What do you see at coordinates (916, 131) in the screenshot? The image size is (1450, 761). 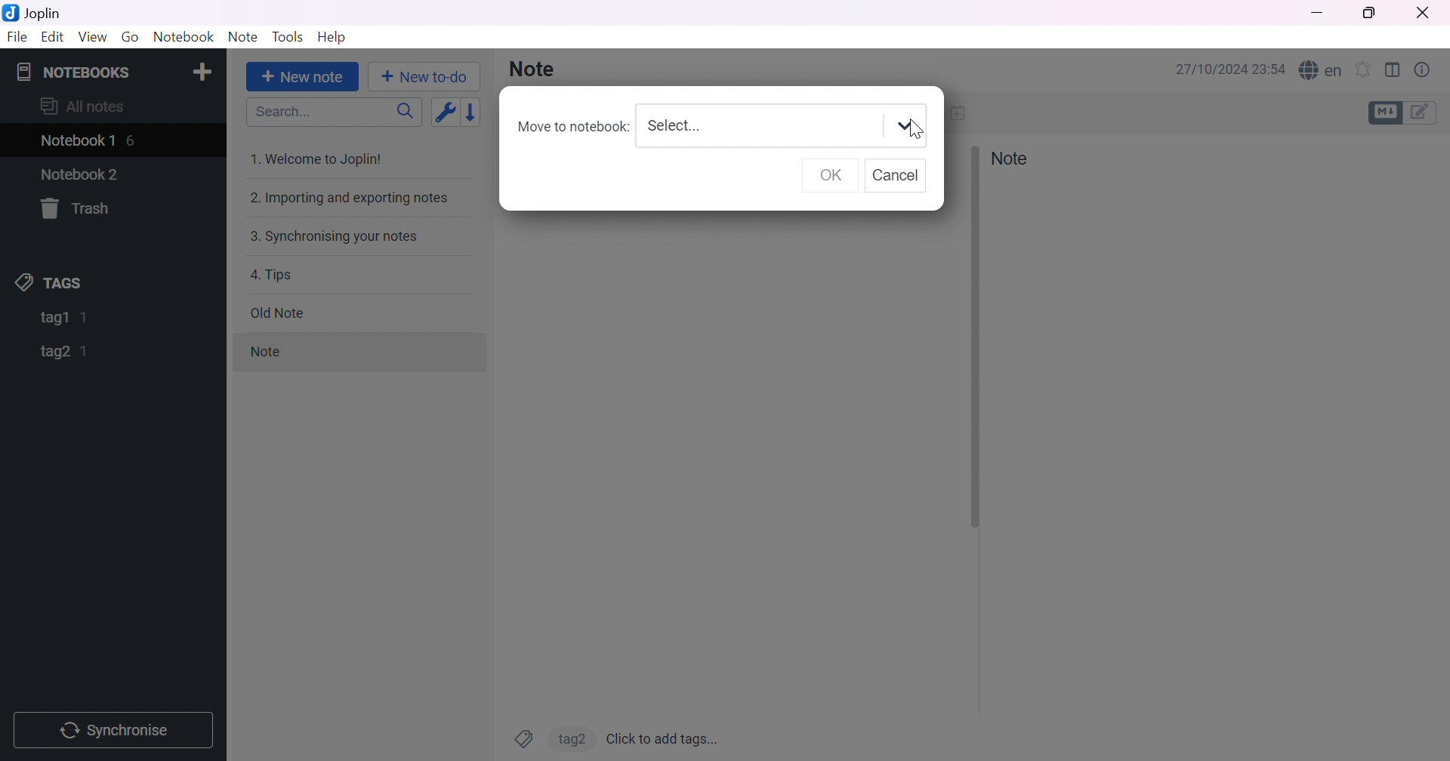 I see `` at bounding box center [916, 131].